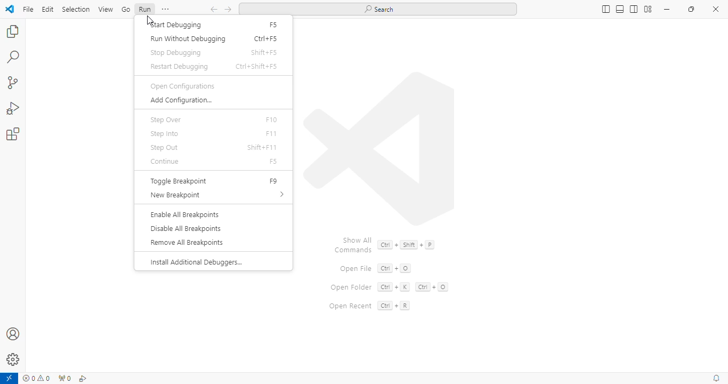 This screenshot has width=728, height=384. What do you see at coordinates (356, 269) in the screenshot?
I see `open file` at bounding box center [356, 269].